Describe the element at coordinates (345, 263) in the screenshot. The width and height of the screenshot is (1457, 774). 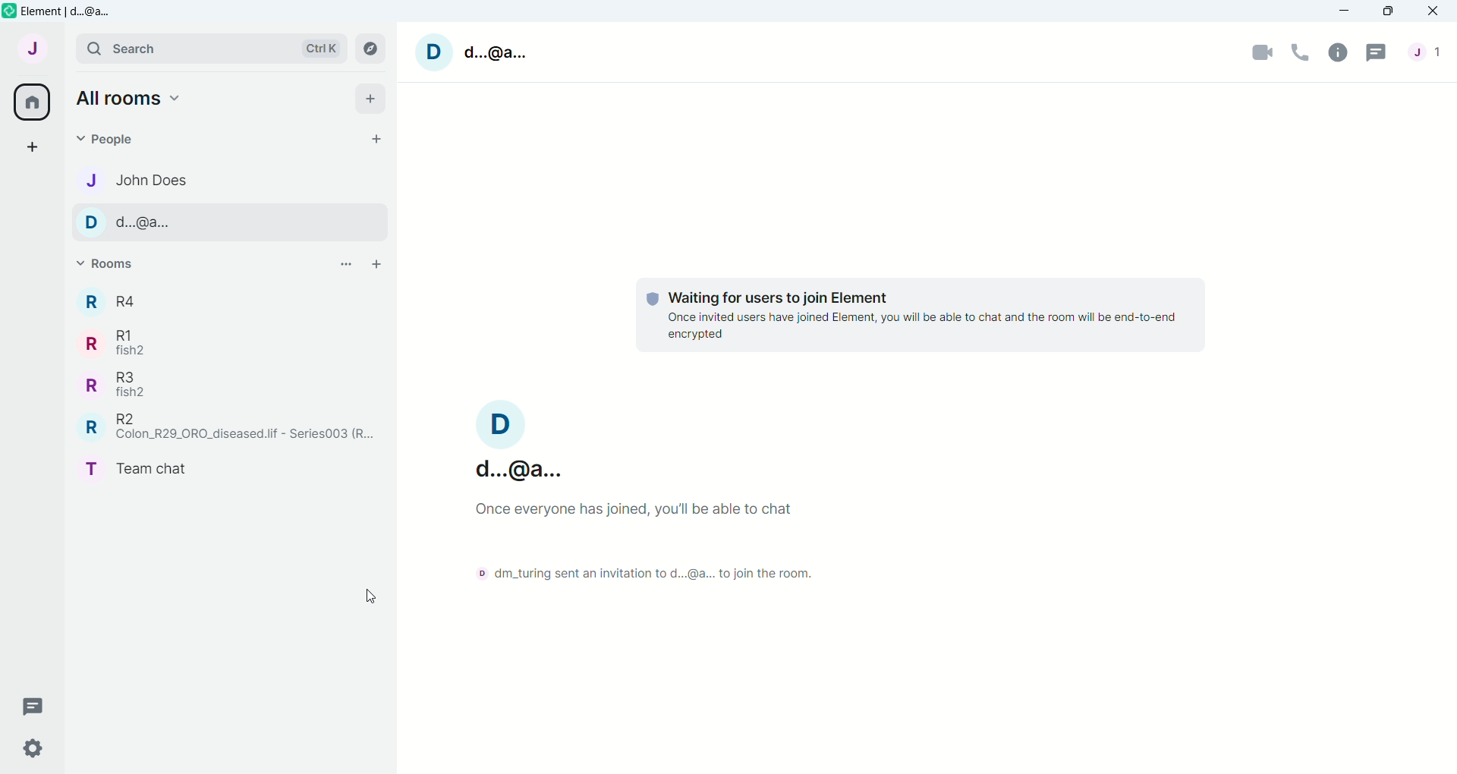
I see `List options` at that location.